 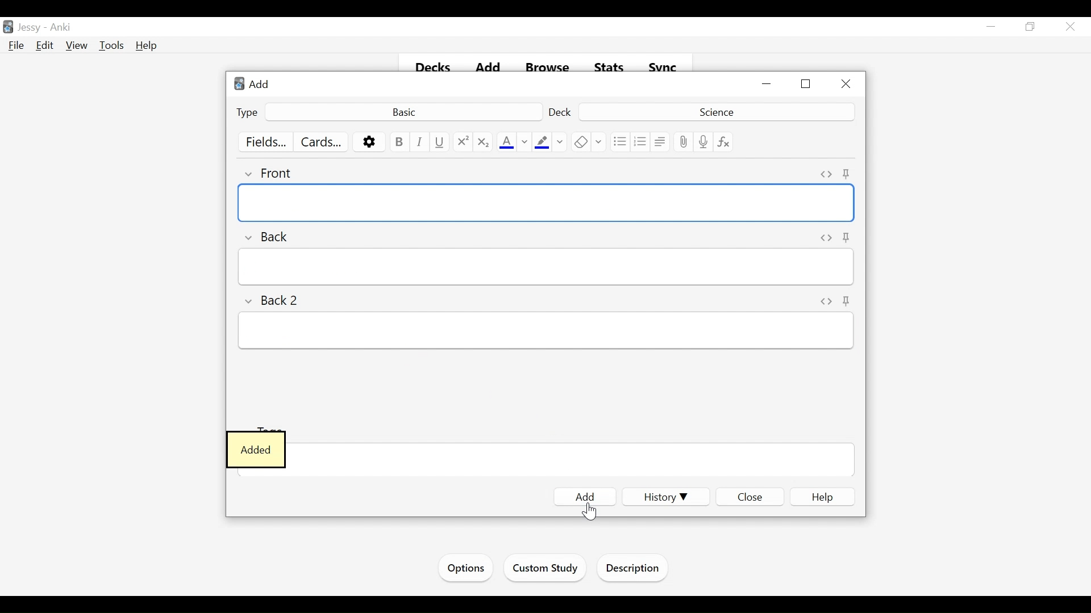 I want to click on Sync, so click(x=663, y=68).